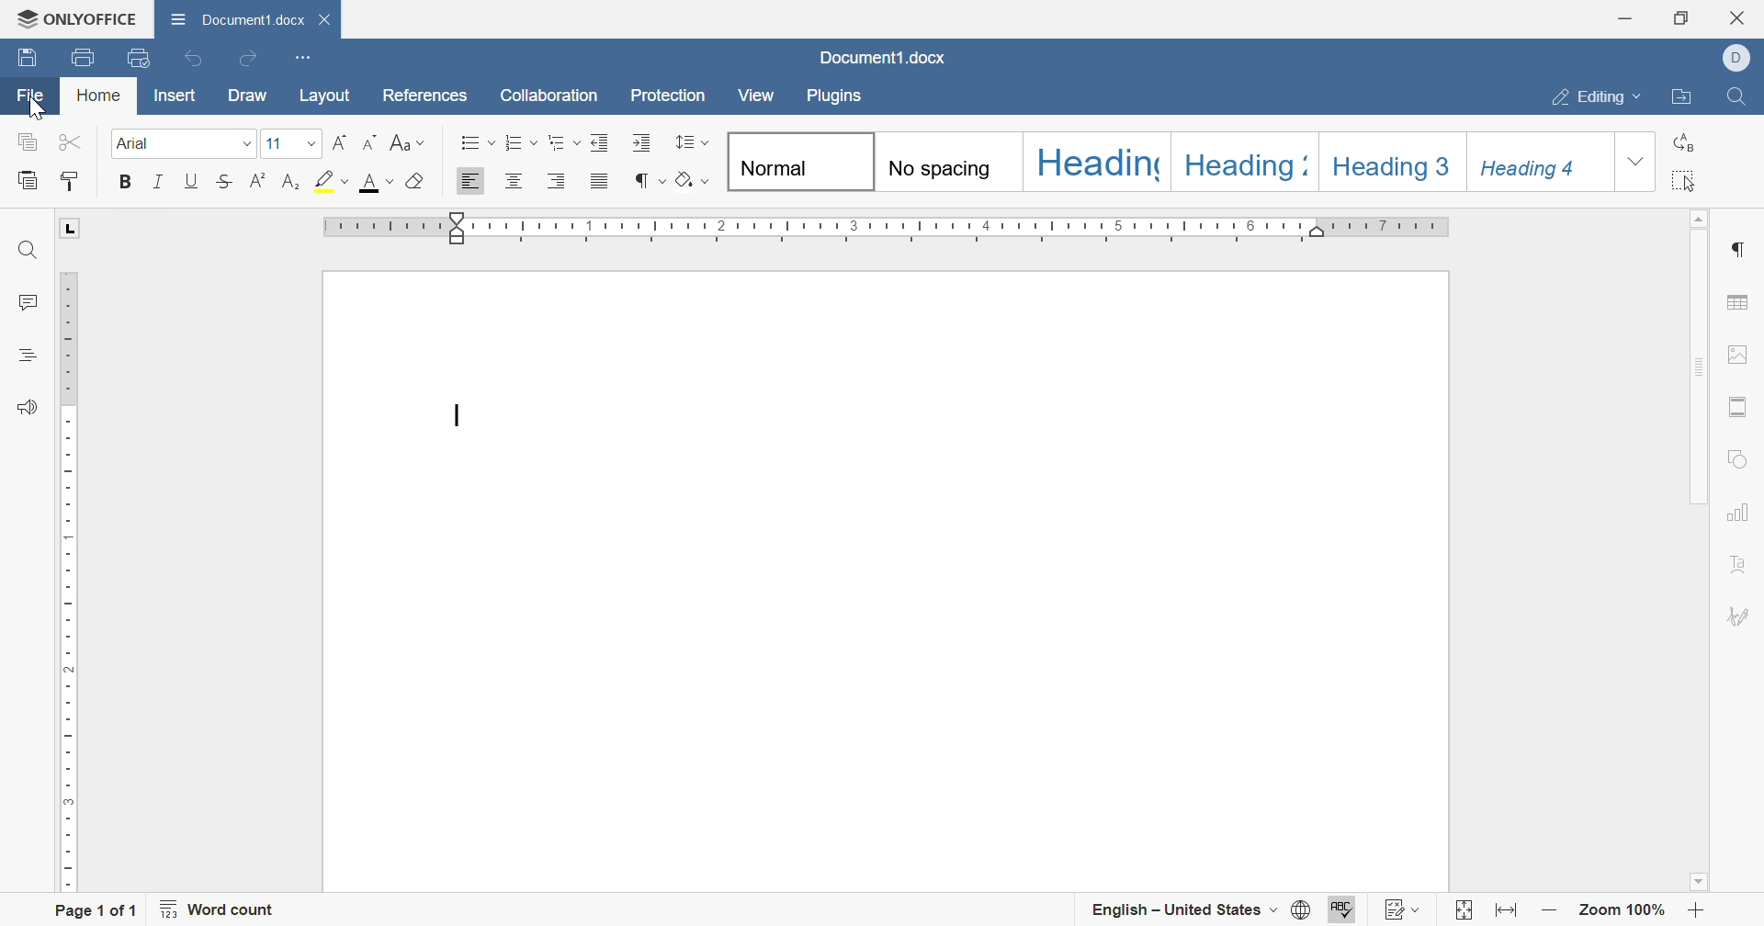 The width and height of the screenshot is (1764, 926). What do you see at coordinates (464, 414) in the screenshot?
I see `typing cursor` at bounding box center [464, 414].